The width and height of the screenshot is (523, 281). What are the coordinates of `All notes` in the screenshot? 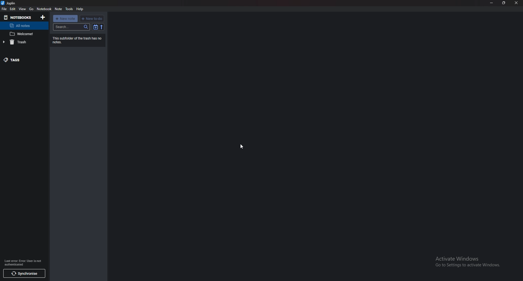 It's located at (23, 26).